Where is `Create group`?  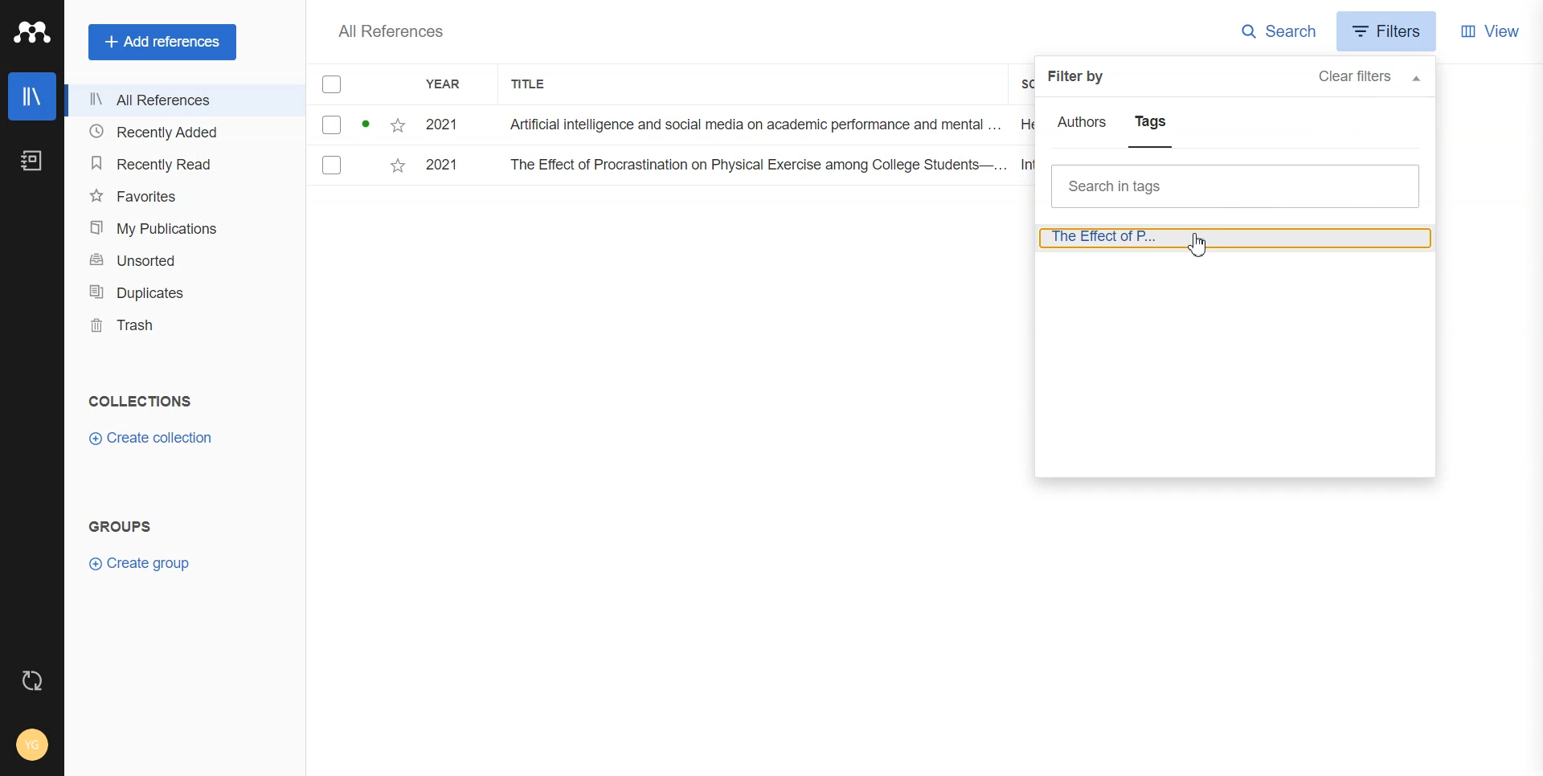 Create group is located at coordinates (143, 562).